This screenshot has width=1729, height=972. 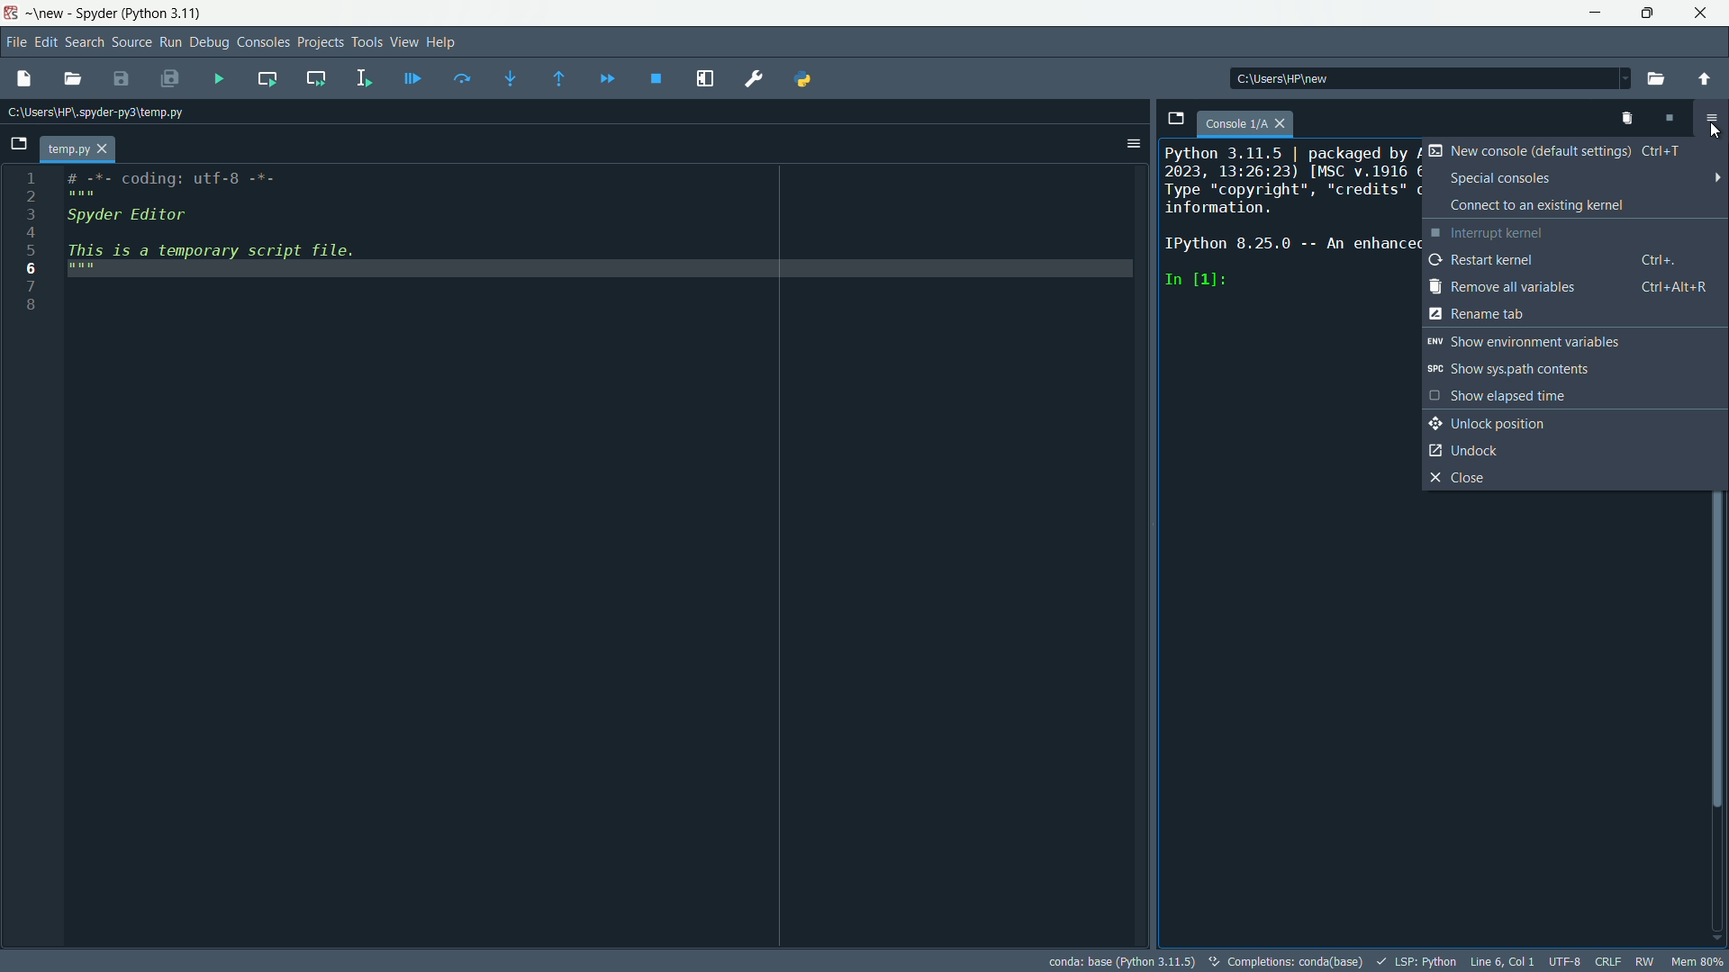 I want to click on options, so click(x=1127, y=144).